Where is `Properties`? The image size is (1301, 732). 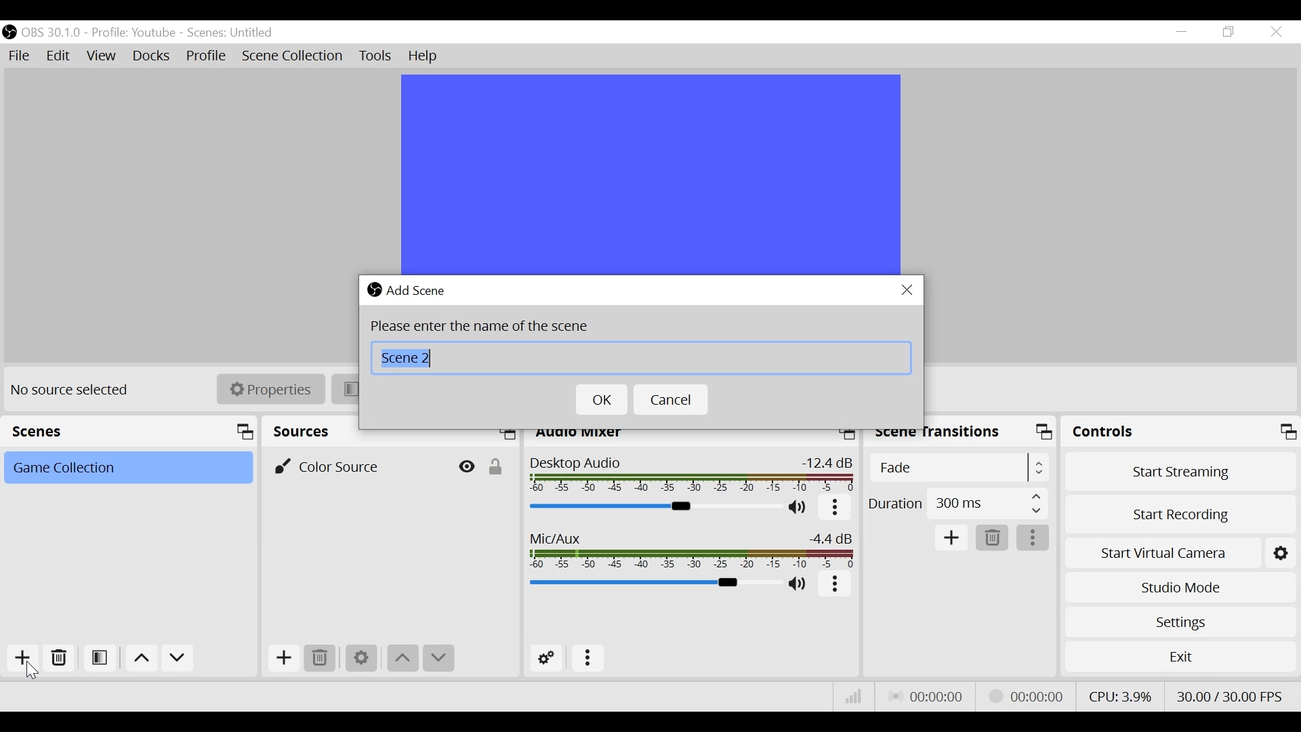
Properties is located at coordinates (270, 388).